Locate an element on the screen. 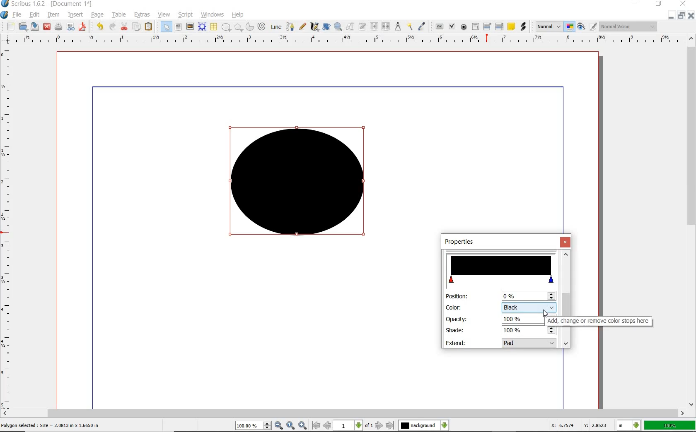  EXTRAS is located at coordinates (142, 15).